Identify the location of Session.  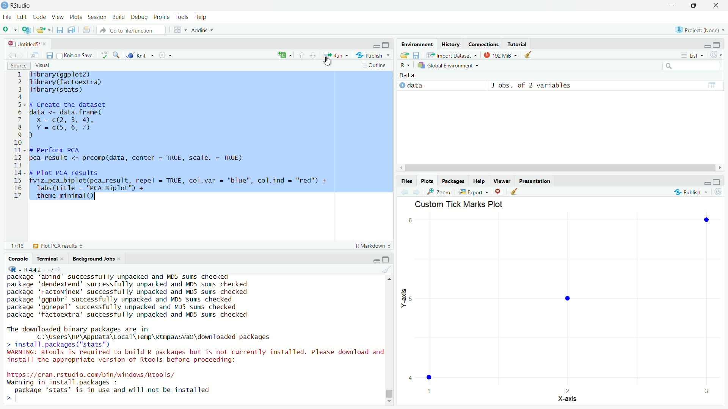
(98, 17).